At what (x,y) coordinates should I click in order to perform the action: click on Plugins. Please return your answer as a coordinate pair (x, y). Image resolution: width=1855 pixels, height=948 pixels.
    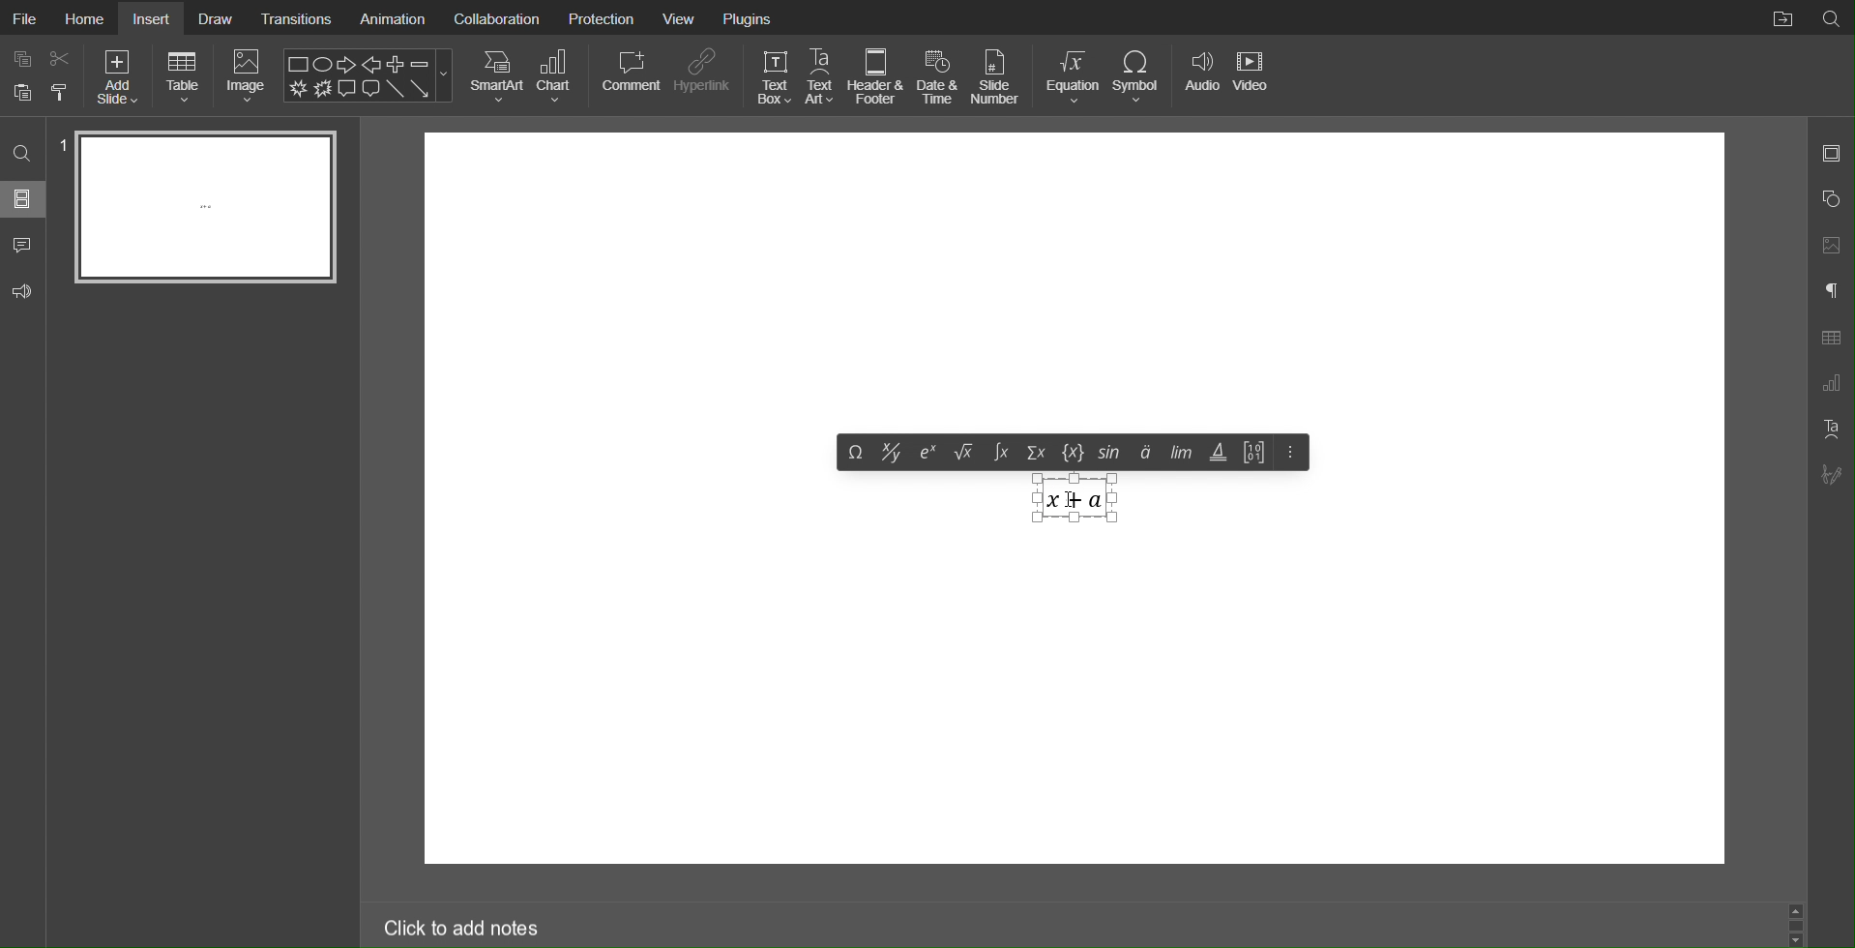
    Looking at the image, I should click on (746, 18).